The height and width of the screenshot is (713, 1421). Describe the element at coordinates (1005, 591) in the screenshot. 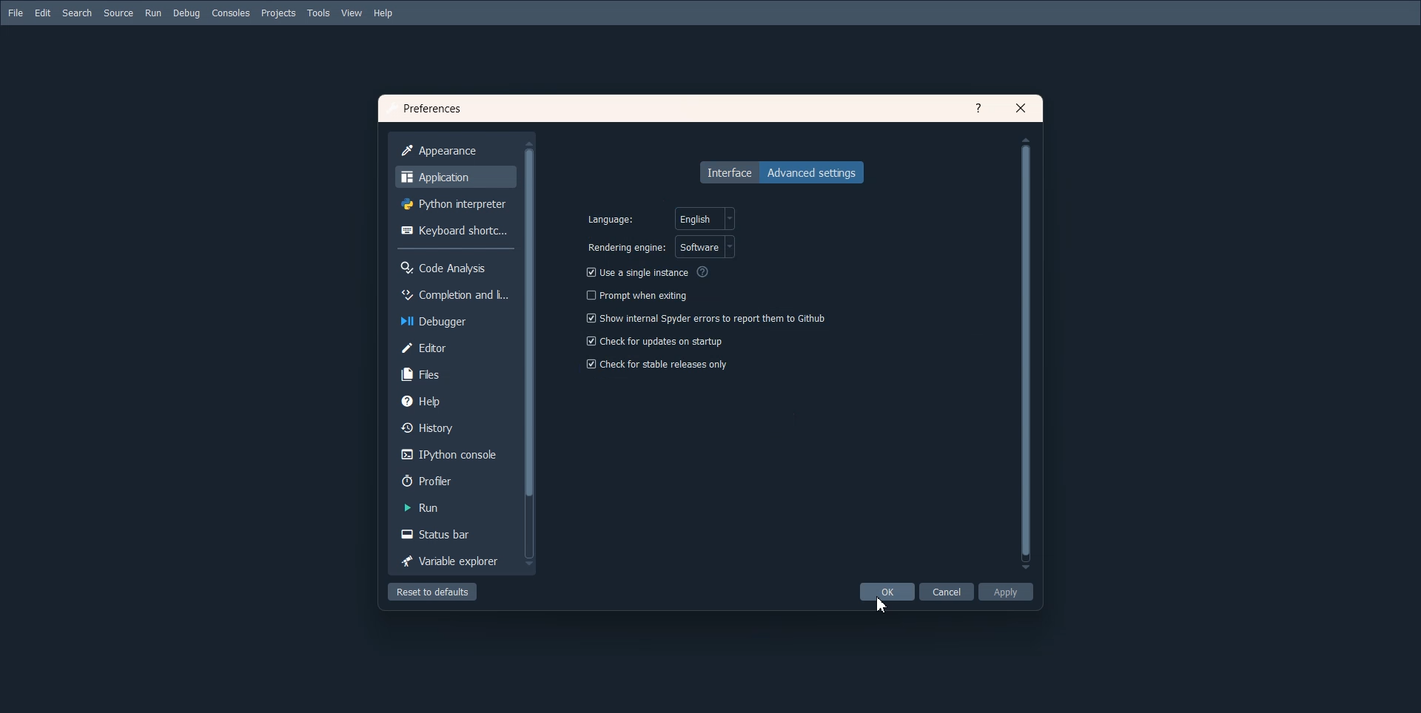

I see `Apply` at that location.